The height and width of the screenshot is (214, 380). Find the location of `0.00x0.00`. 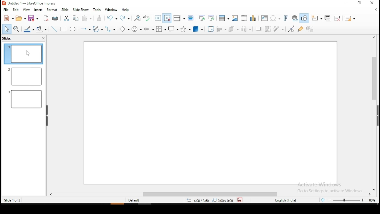

0.00x0.00 is located at coordinates (223, 201).